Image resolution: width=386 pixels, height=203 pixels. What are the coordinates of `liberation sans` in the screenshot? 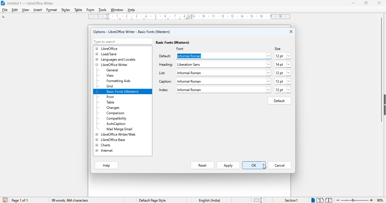 It's located at (224, 90).